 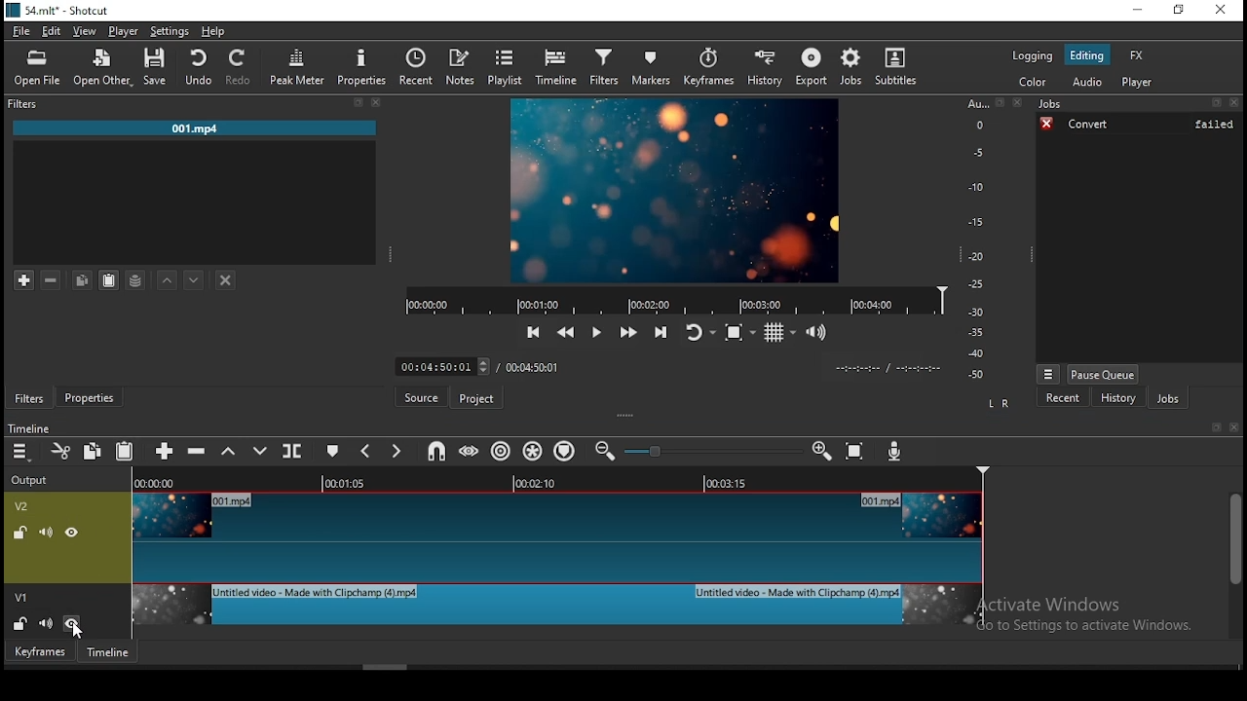 What do you see at coordinates (226, 279) in the screenshot?
I see `deselect filter` at bounding box center [226, 279].